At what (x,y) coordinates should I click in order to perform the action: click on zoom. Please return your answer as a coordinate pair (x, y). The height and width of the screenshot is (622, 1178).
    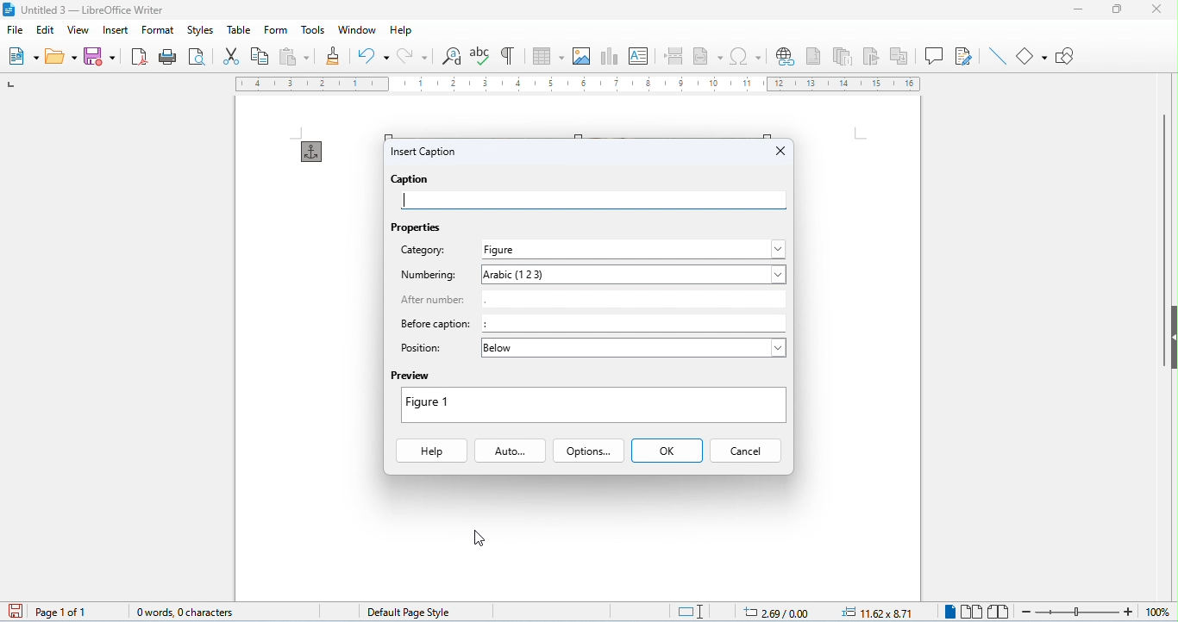
    Looking at the image, I should click on (1091, 611).